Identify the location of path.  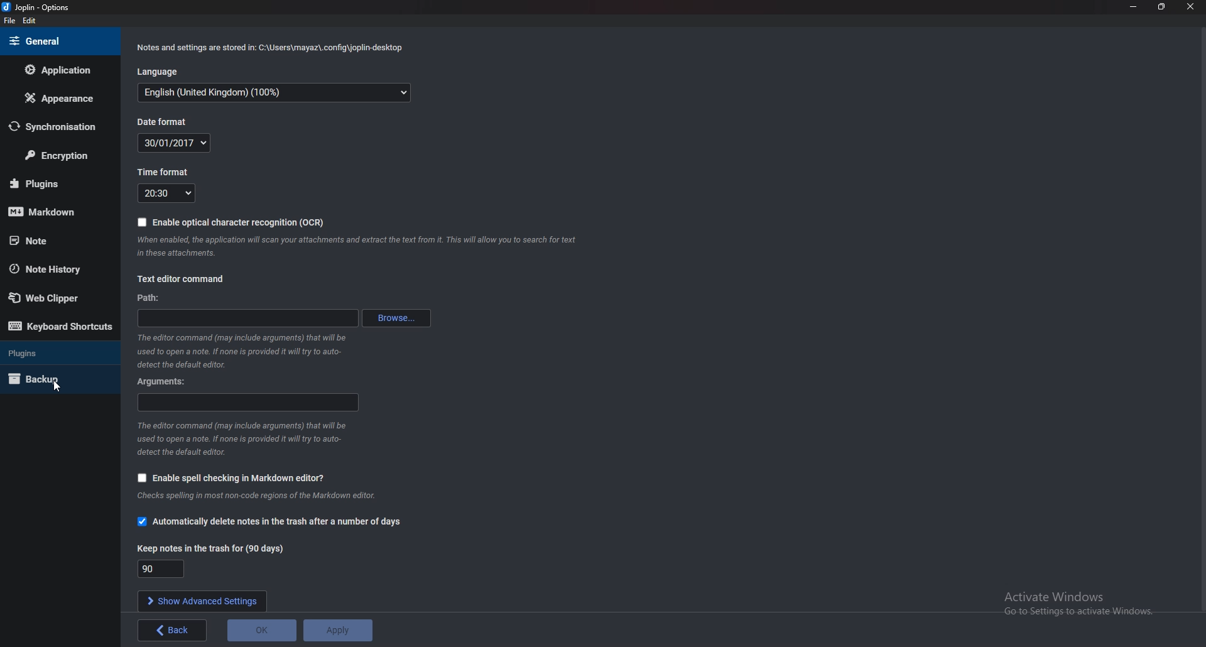
(246, 318).